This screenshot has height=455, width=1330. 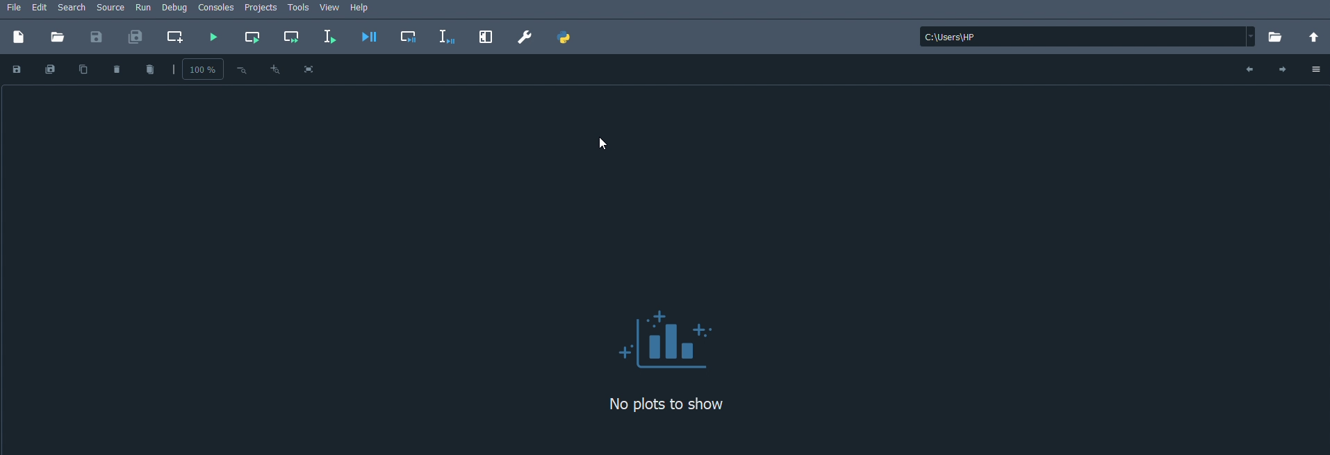 I want to click on Debug, so click(x=175, y=8).